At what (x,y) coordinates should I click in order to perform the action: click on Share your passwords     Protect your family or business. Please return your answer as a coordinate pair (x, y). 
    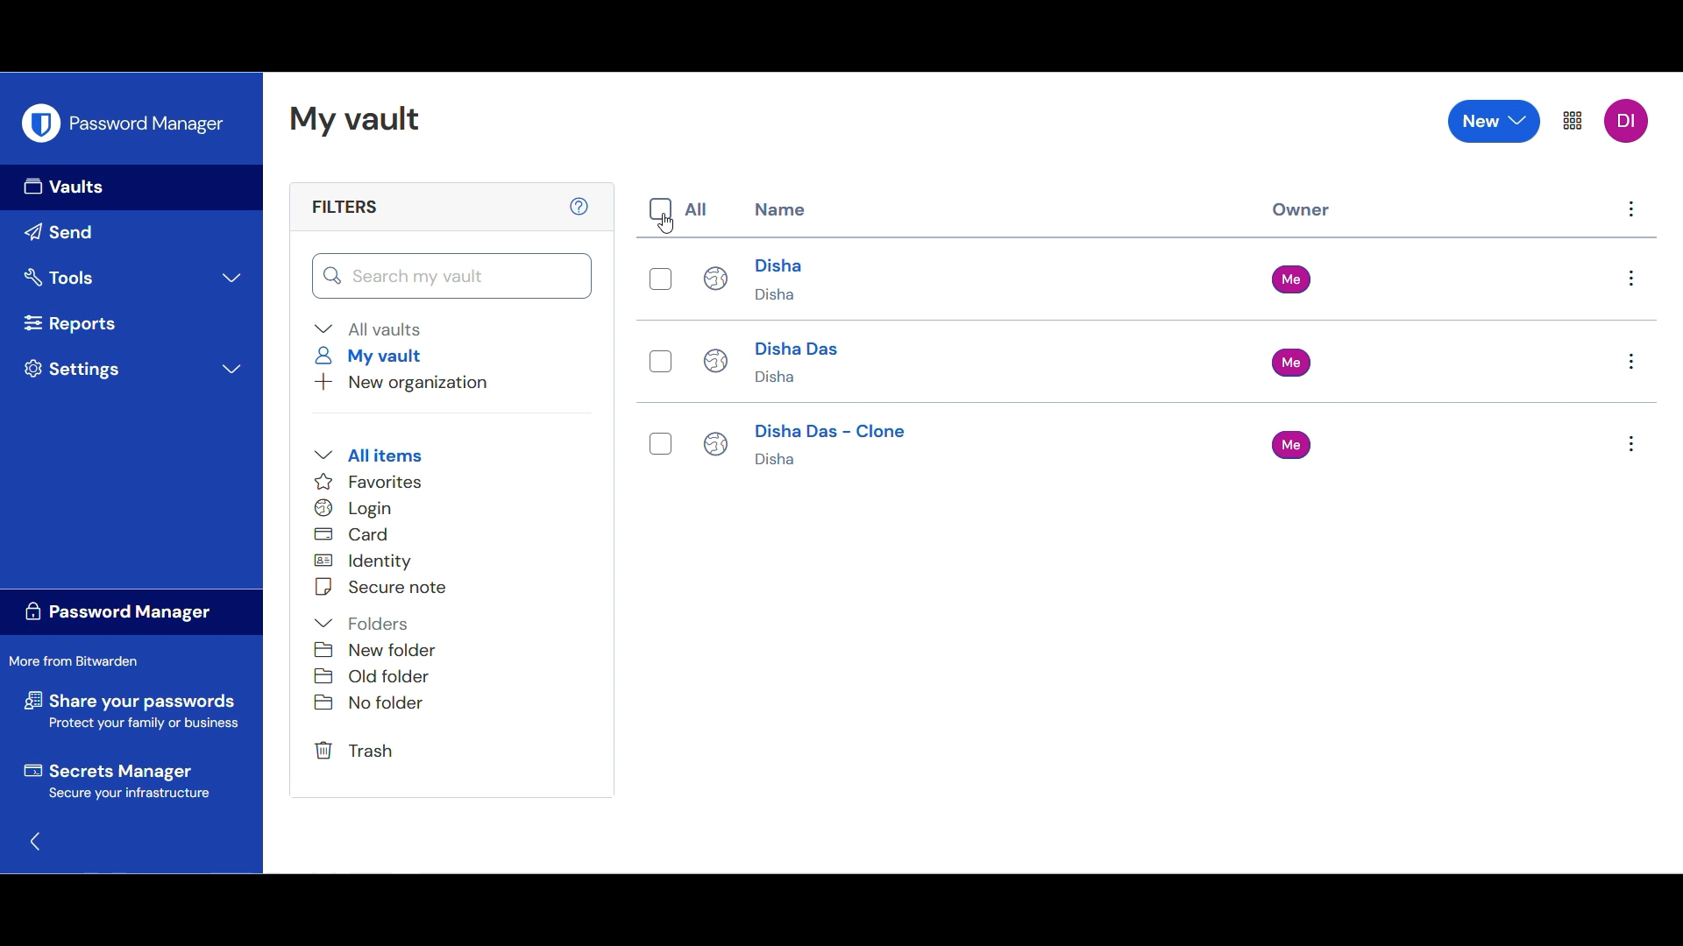
    Looking at the image, I should click on (131, 713).